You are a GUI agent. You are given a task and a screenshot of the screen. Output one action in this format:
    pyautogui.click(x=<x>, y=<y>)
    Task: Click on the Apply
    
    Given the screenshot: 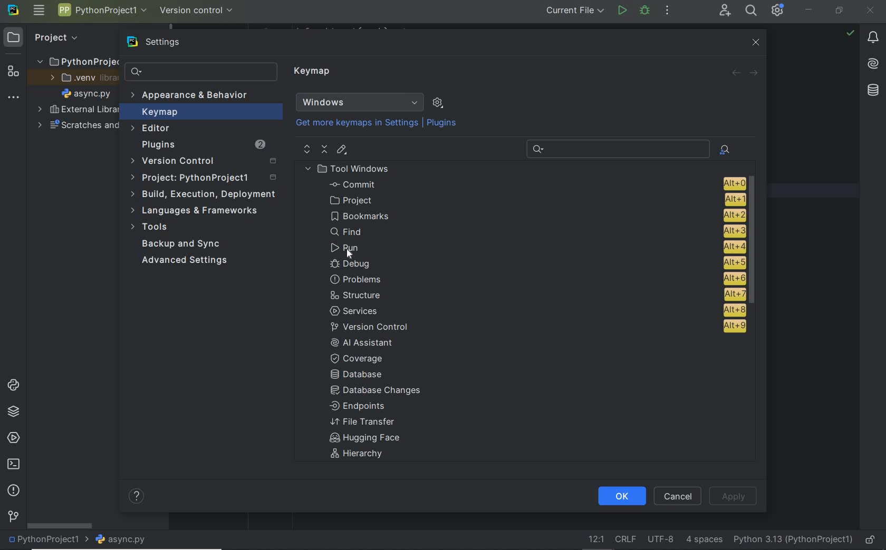 What is the action you would take?
    pyautogui.click(x=733, y=495)
    